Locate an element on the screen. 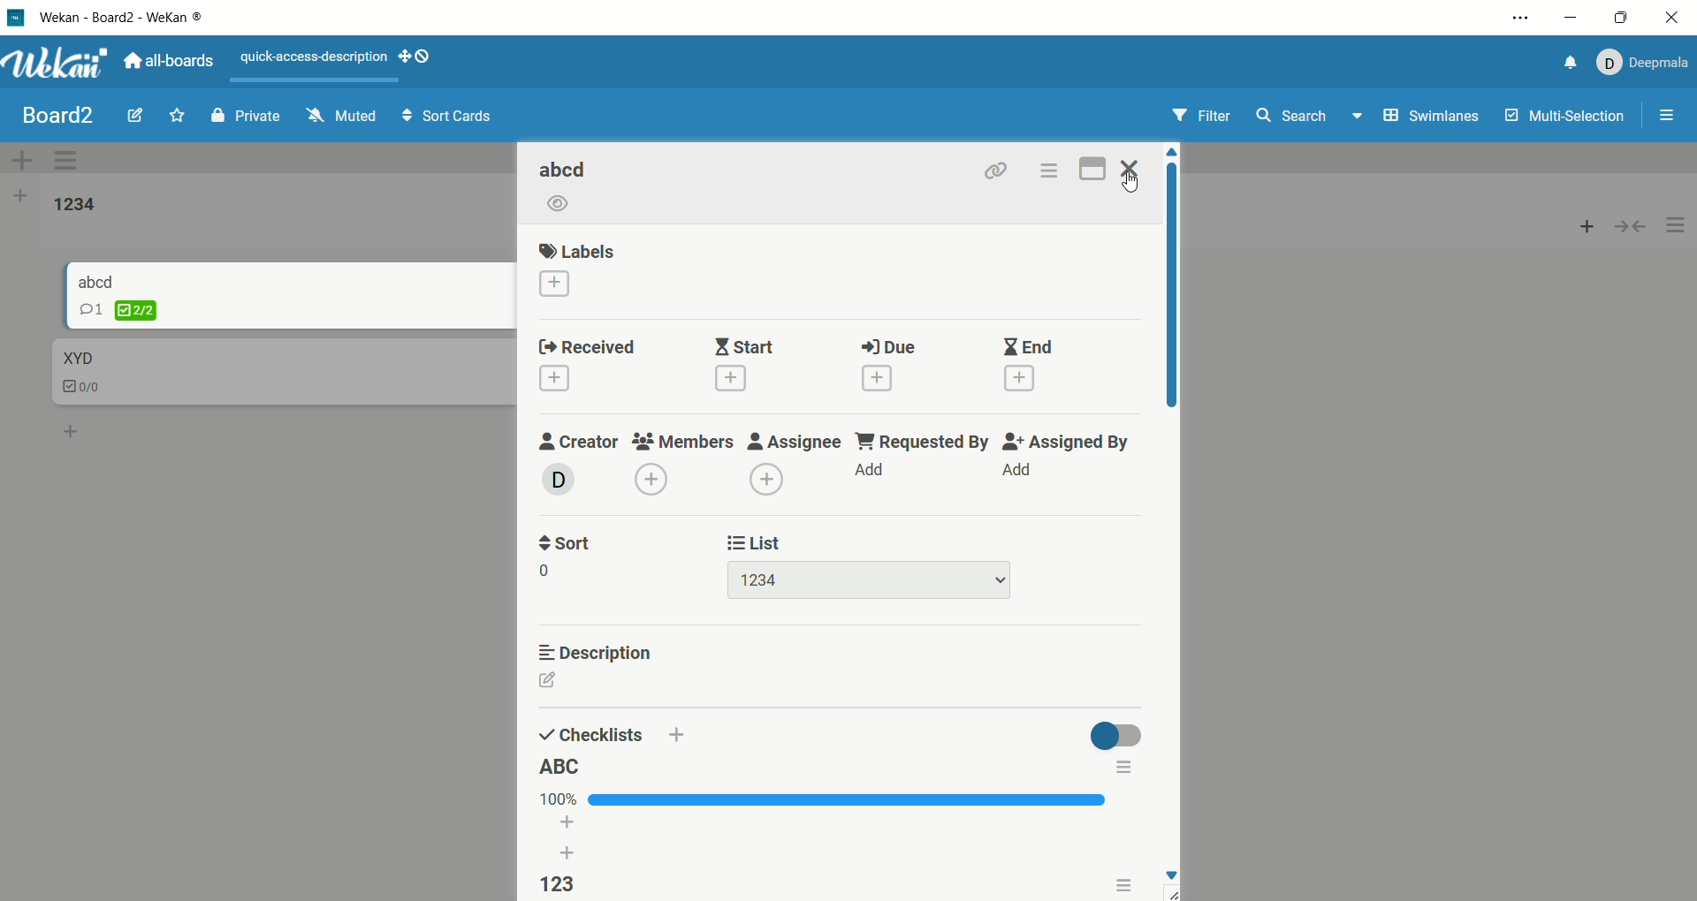 Image resolution: width=1697 pixels, height=901 pixels. checklists is located at coordinates (590, 731).